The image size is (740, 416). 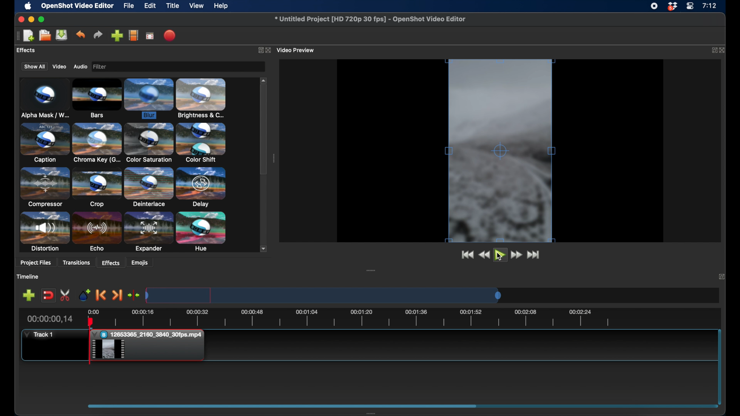 What do you see at coordinates (44, 35) in the screenshot?
I see `open project` at bounding box center [44, 35].